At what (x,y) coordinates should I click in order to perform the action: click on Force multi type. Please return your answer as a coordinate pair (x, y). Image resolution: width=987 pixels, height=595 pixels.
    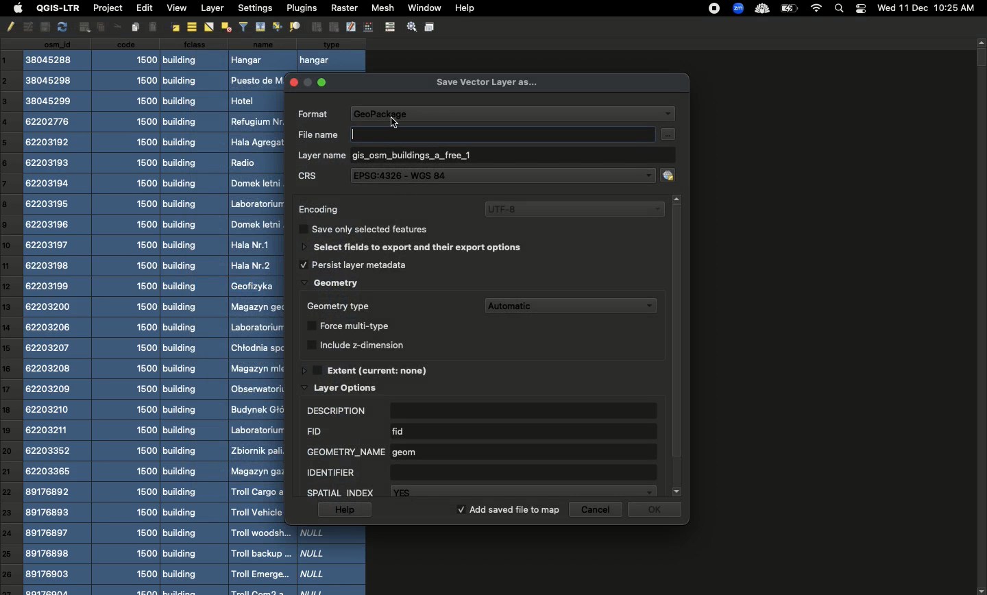
    Looking at the image, I should click on (356, 326).